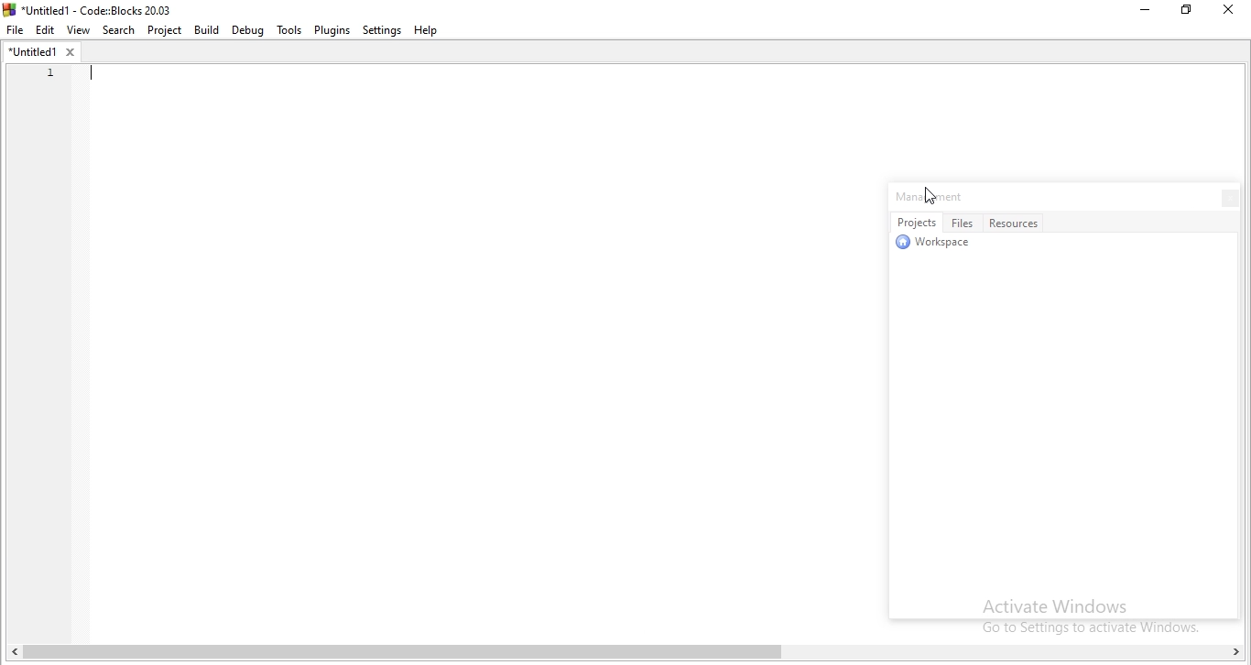 Image resolution: width=1251 pixels, height=665 pixels. What do you see at coordinates (332, 31) in the screenshot?
I see `Plugins ` at bounding box center [332, 31].